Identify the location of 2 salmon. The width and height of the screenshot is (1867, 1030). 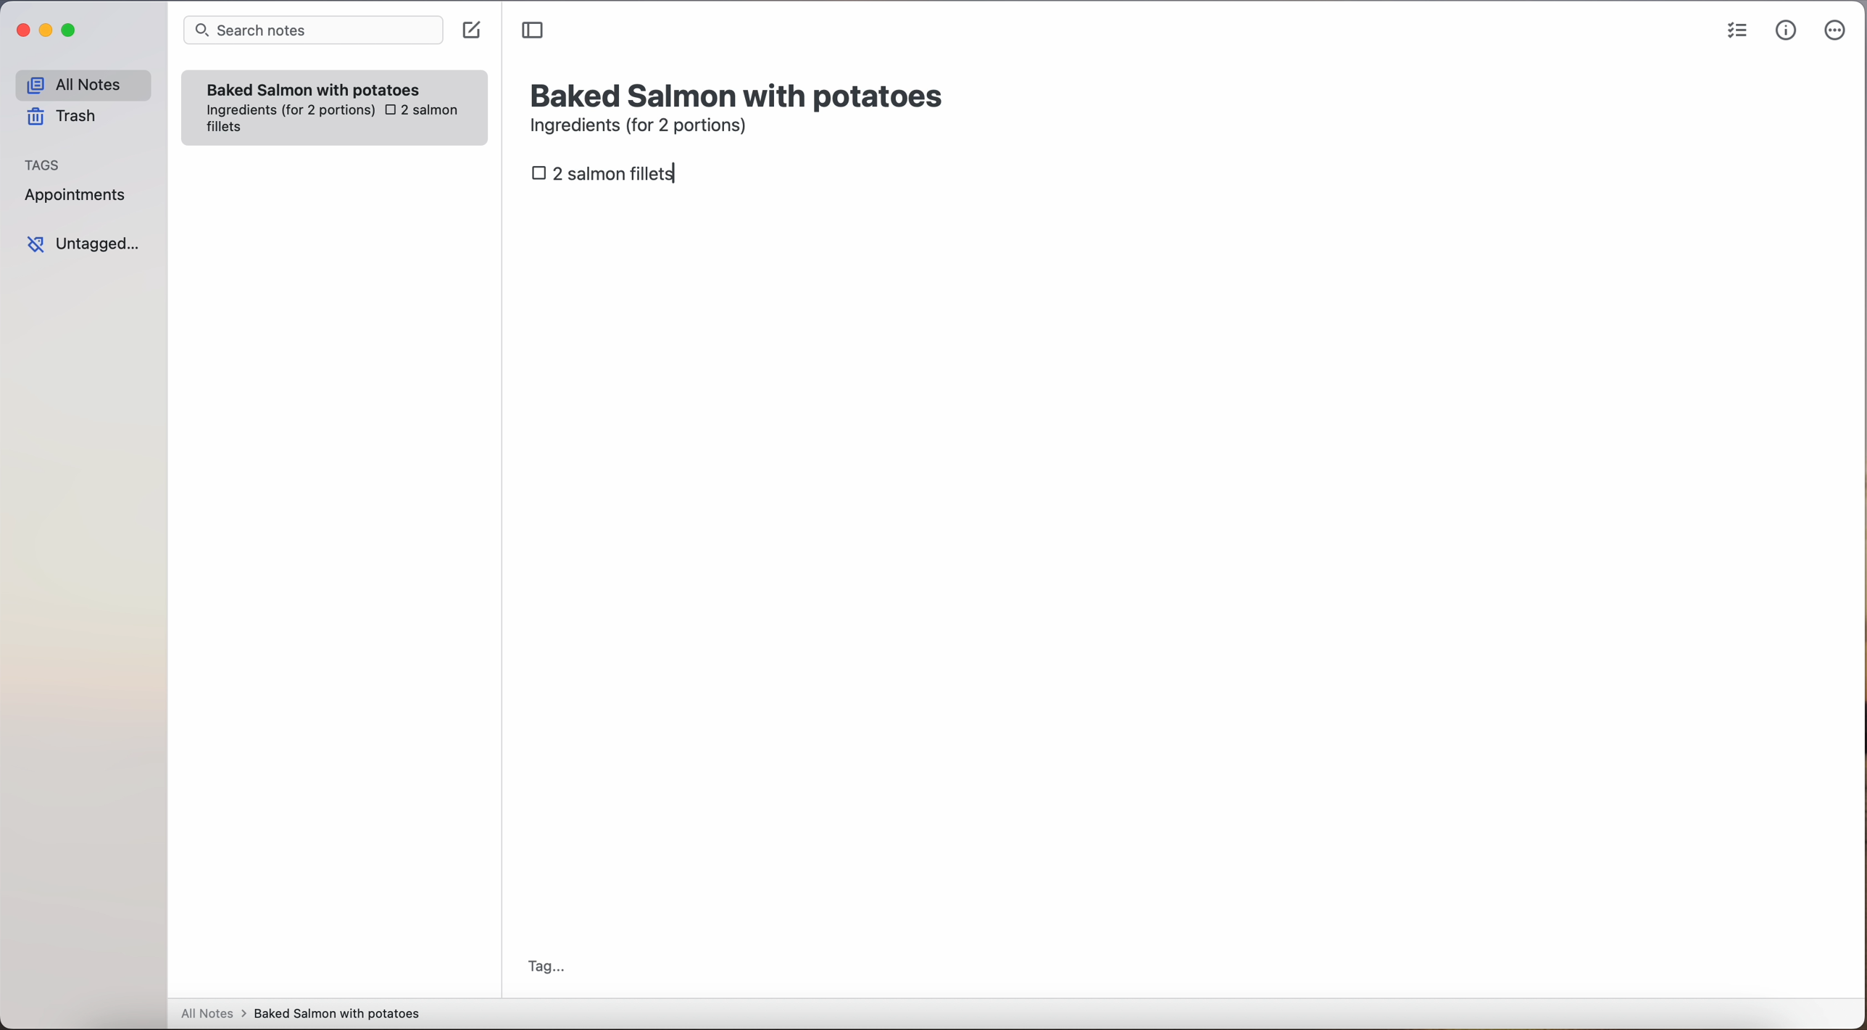
(420, 111).